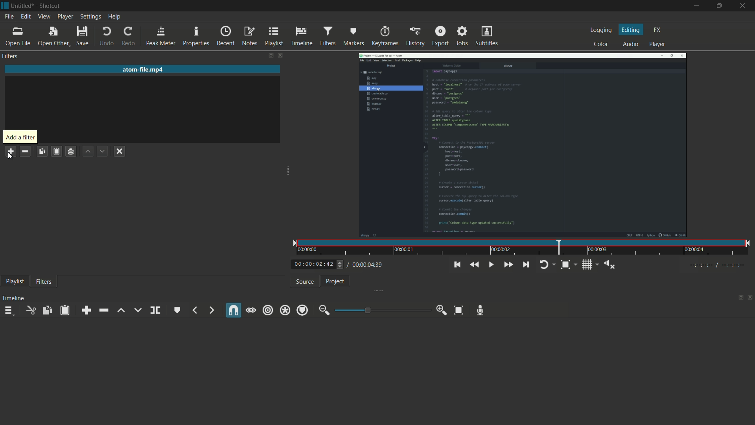 Image resolution: width=755 pixels, height=425 pixels. Describe the element at coordinates (353, 37) in the screenshot. I see `markers` at that location.